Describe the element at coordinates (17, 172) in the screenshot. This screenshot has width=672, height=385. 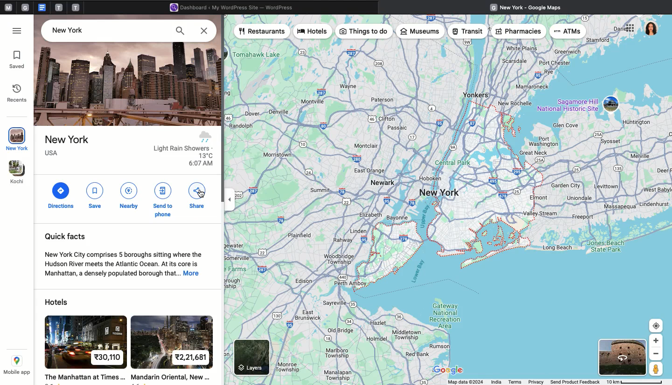
I see `Kochi` at that location.